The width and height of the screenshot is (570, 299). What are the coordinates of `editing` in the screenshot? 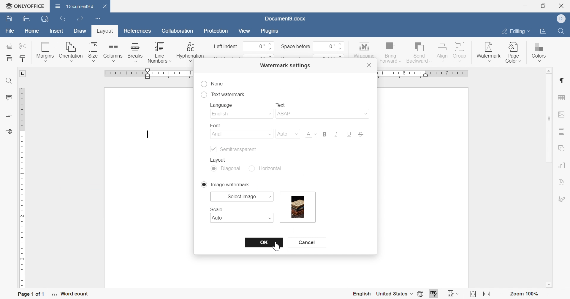 It's located at (514, 32).